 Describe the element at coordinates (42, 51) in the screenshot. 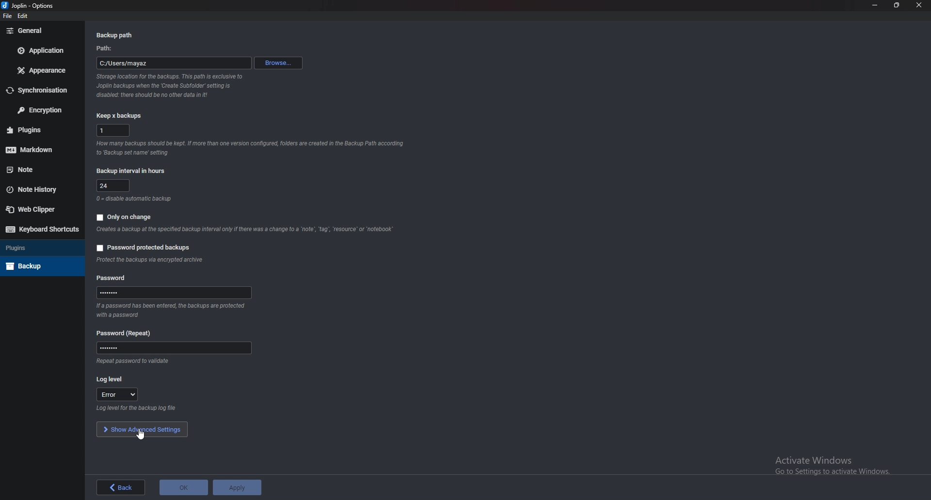

I see `Application` at that location.